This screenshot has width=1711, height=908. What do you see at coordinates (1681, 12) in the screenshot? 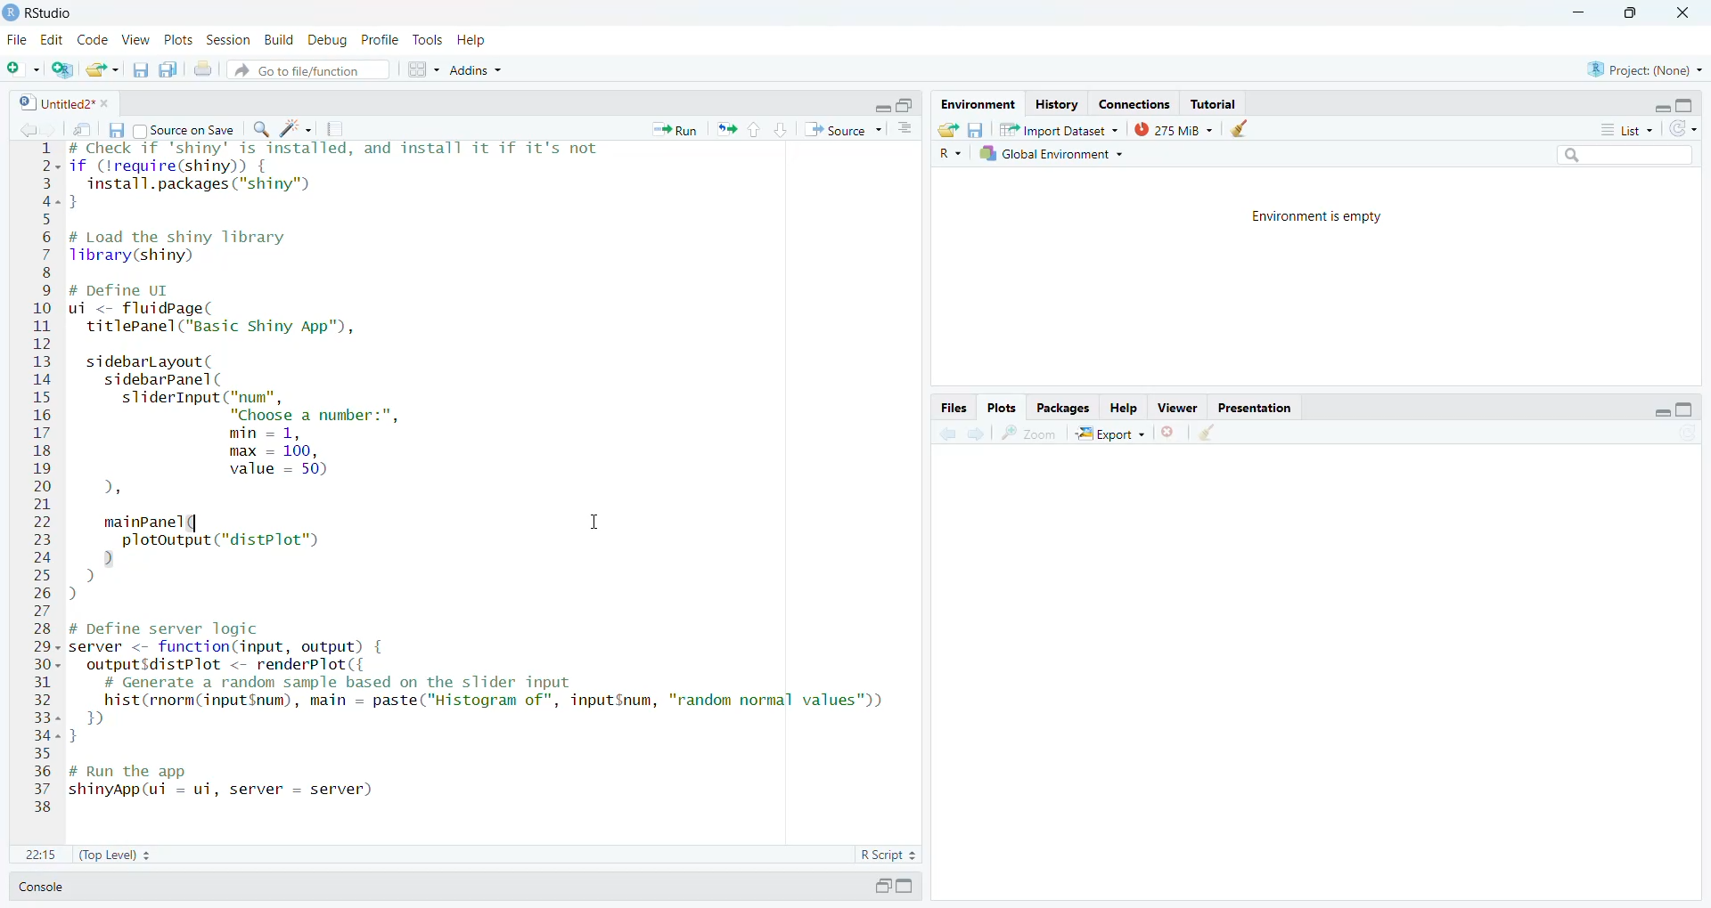
I see `close` at bounding box center [1681, 12].